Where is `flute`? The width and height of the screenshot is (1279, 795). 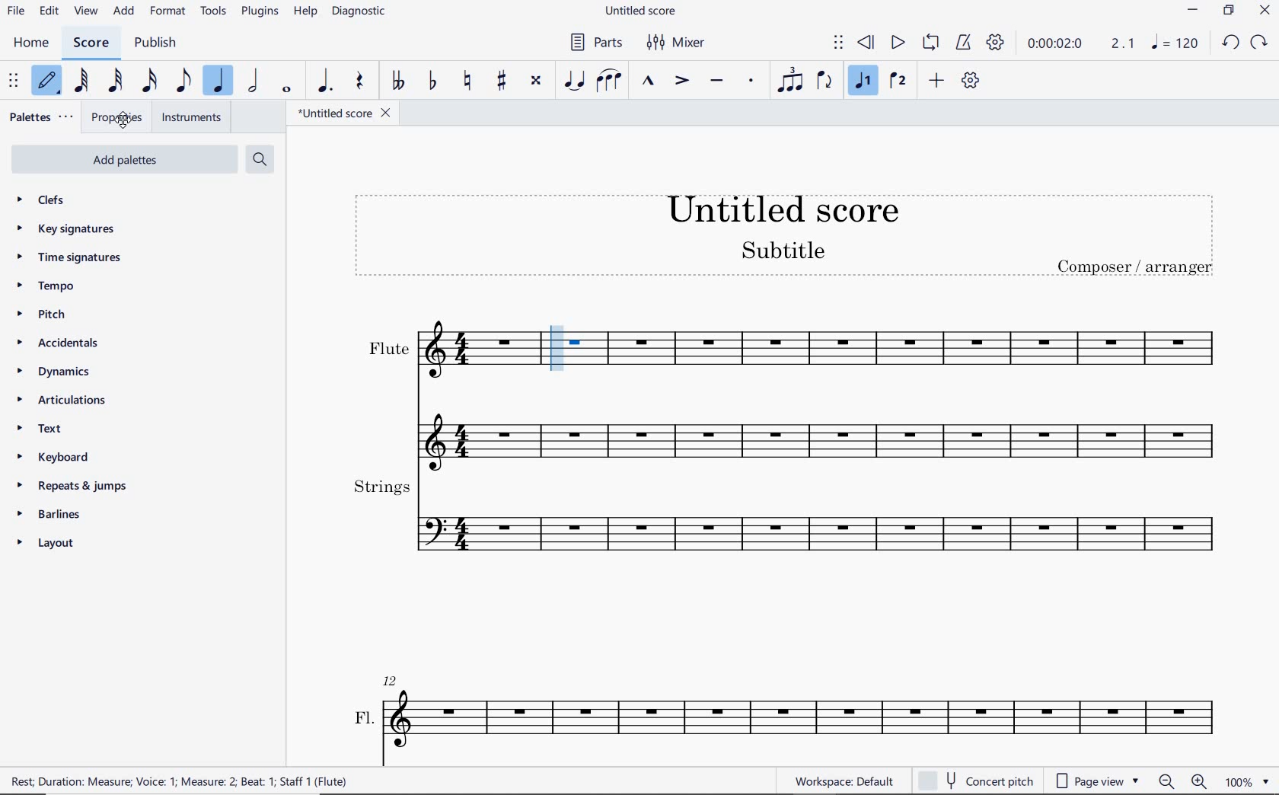 flute is located at coordinates (440, 352).